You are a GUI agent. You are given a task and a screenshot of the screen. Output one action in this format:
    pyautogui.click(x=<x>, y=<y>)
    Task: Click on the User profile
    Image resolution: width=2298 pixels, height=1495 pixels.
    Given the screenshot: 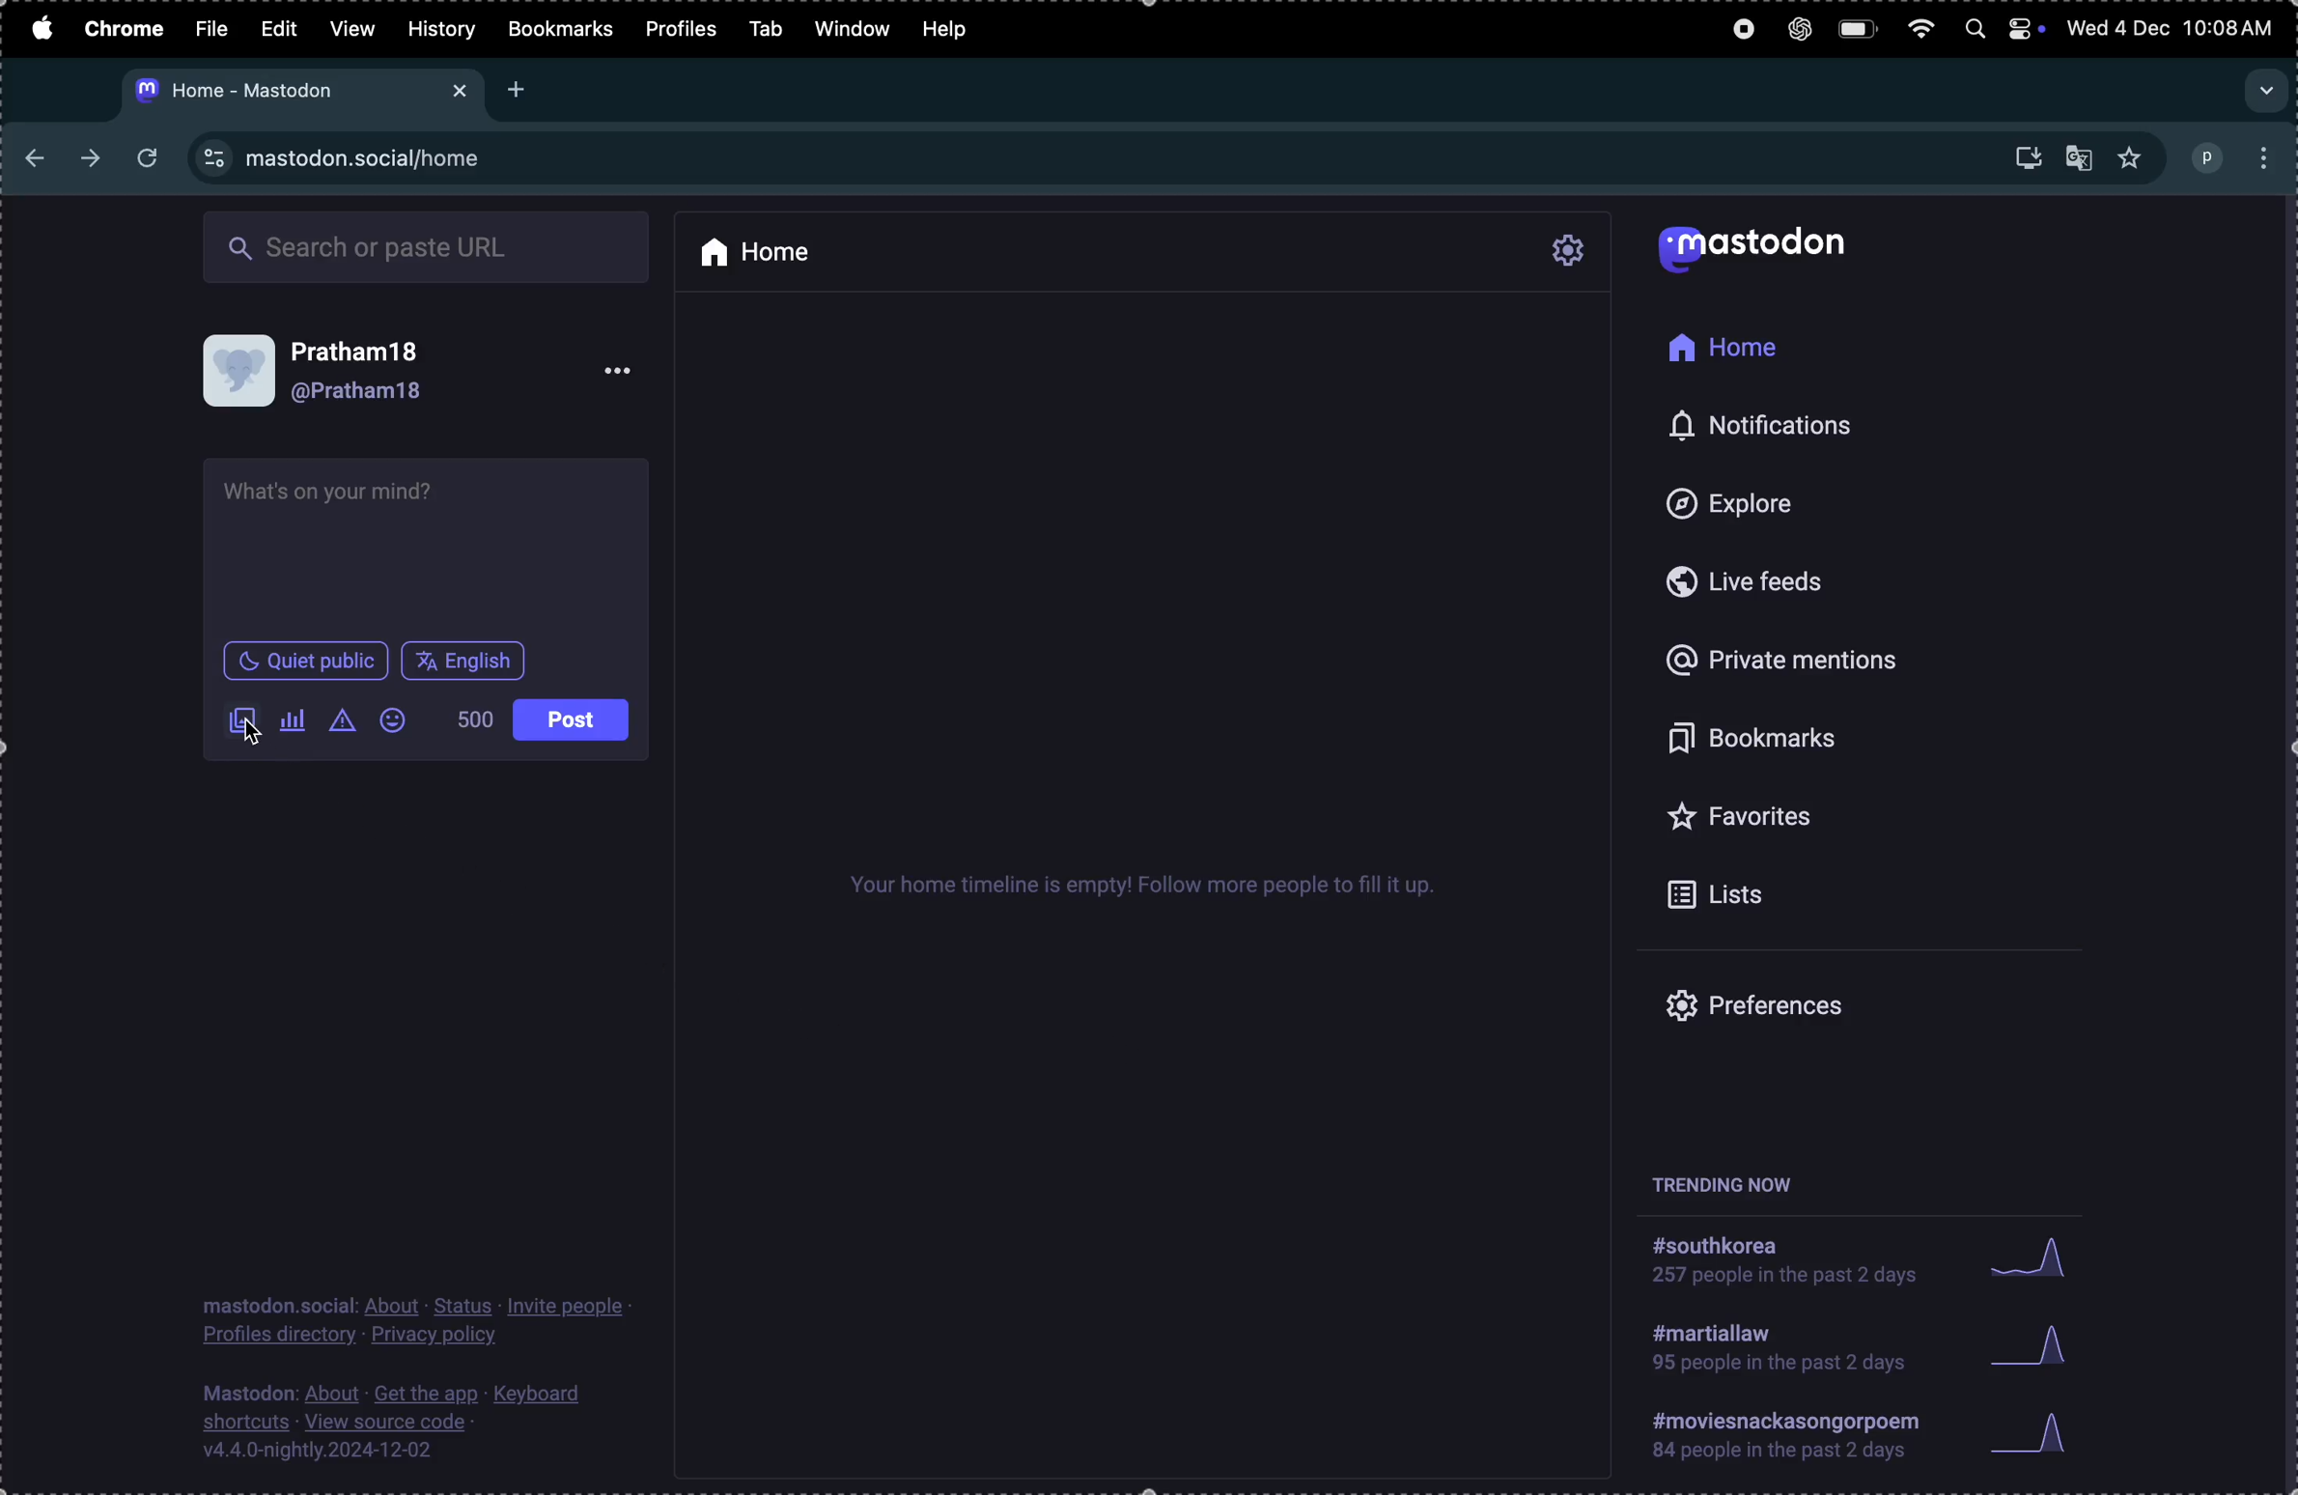 What is the action you would take?
    pyautogui.click(x=378, y=371)
    